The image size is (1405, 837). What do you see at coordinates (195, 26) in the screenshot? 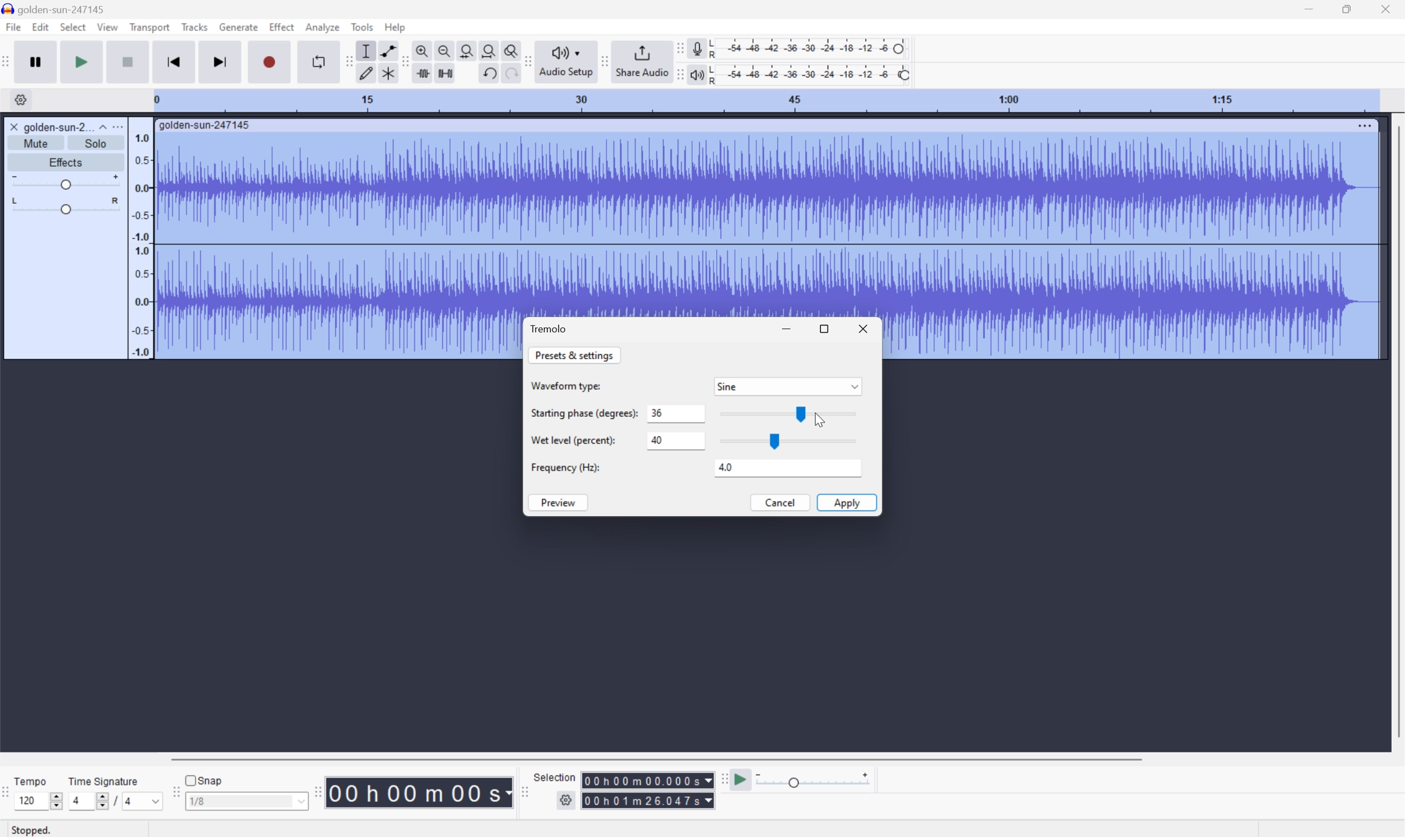
I see `Tracks` at bounding box center [195, 26].